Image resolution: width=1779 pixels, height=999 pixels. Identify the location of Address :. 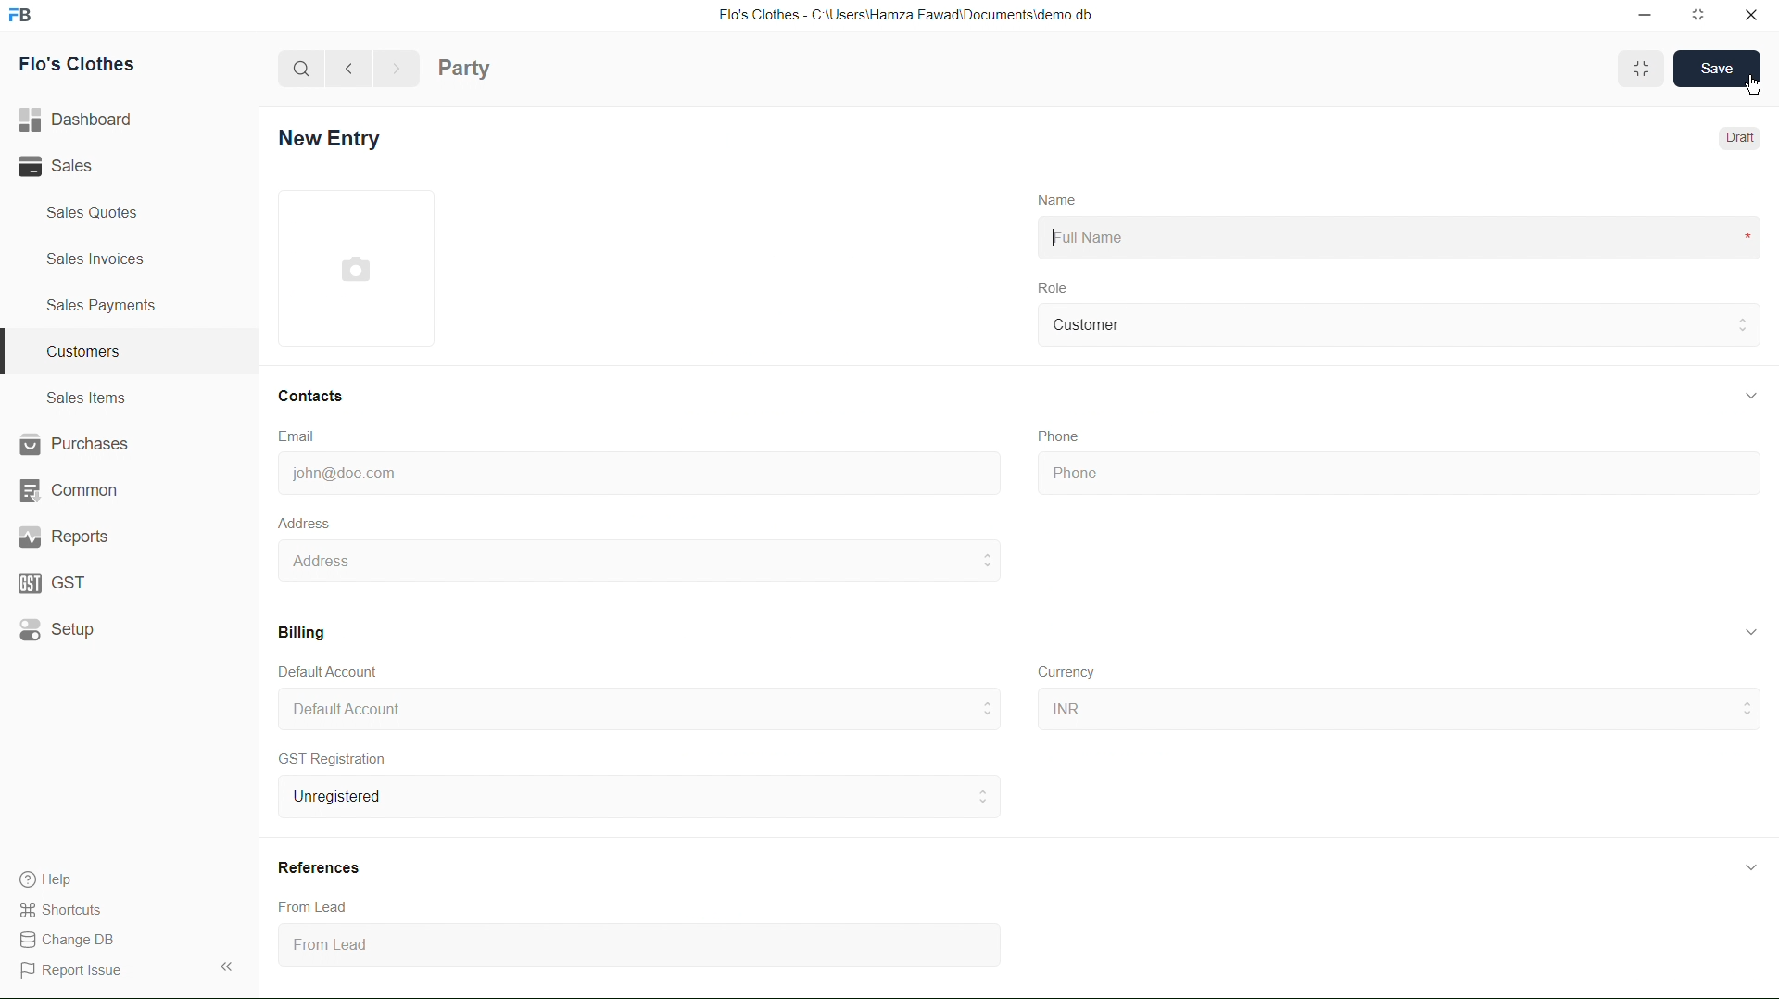
(634, 560).